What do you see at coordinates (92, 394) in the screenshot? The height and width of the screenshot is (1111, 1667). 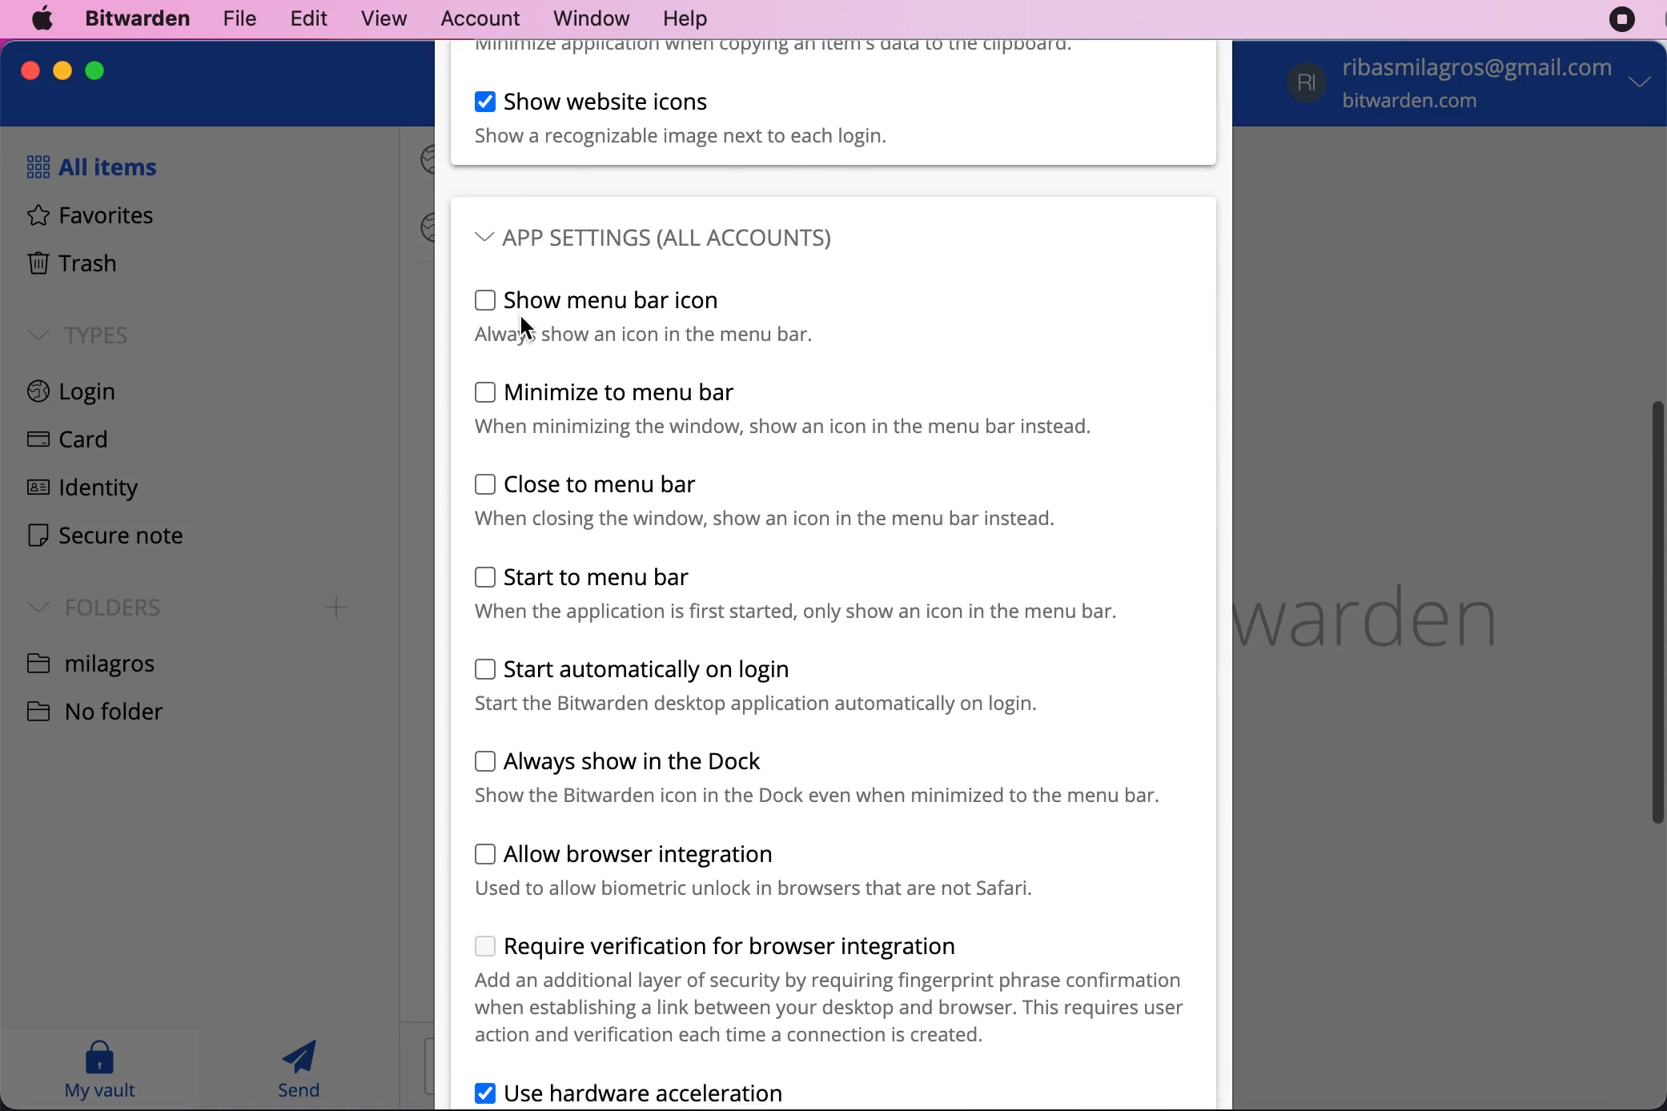 I see `login` at bounding box center [92, 394].